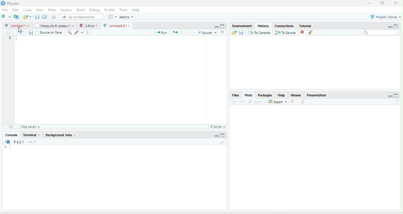 This screenshot has width=403, height=214. Describe the element at coordinates (22, 141) in the screenshot. I see `R 4.2.1 . ~/` at that location.